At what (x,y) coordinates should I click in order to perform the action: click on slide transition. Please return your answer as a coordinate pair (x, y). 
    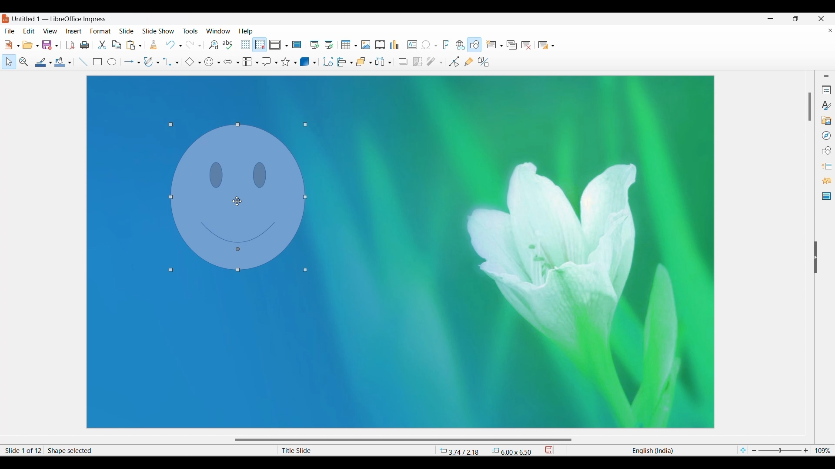
    Looking at the image, I should click on (828, 166).